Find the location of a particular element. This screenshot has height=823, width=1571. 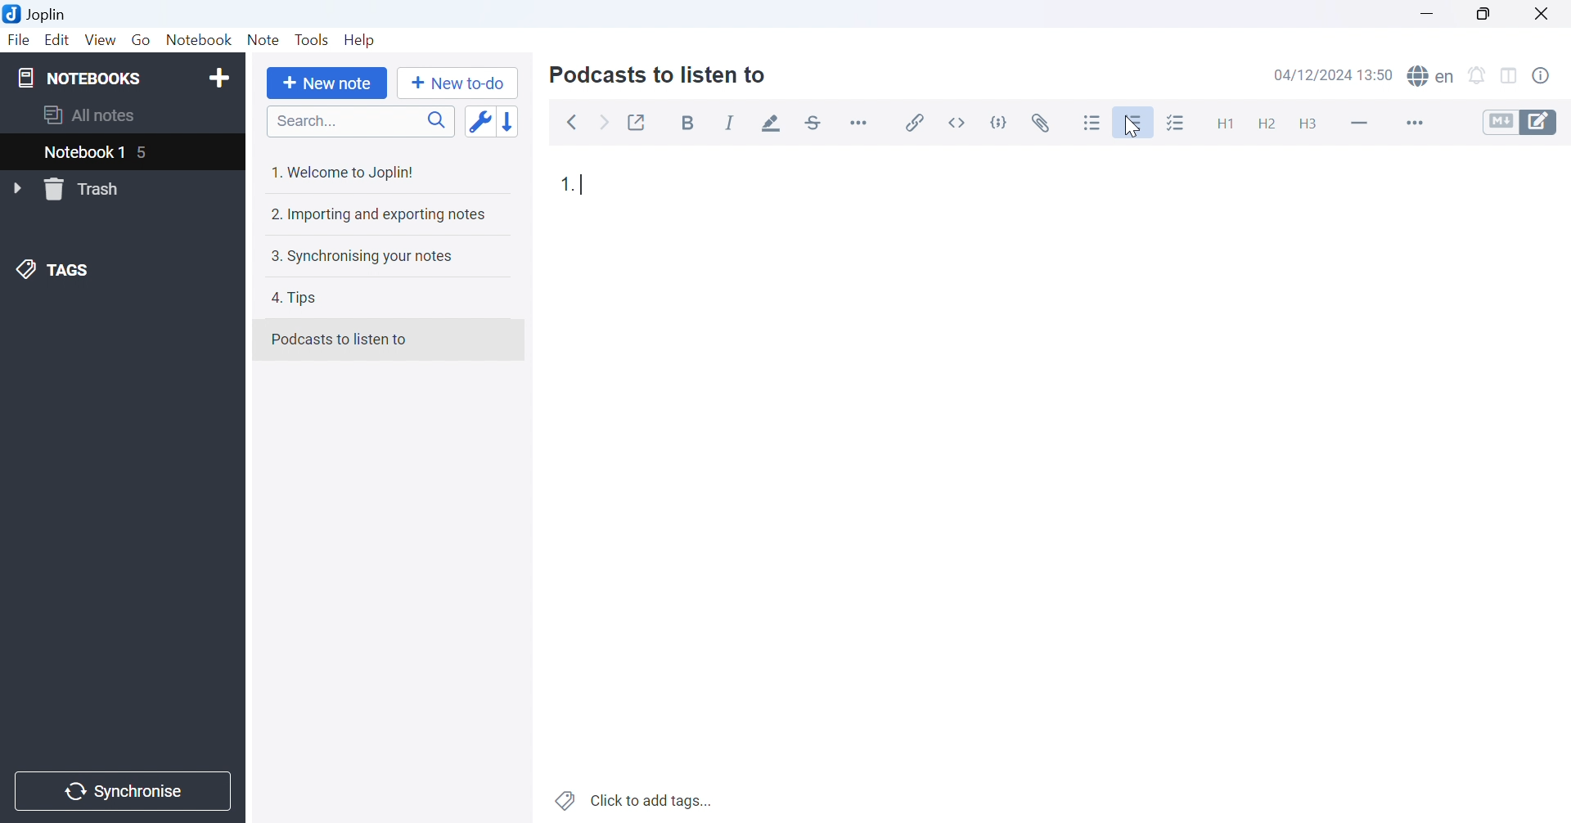

Cursor is located at coordinates (1132, 126).